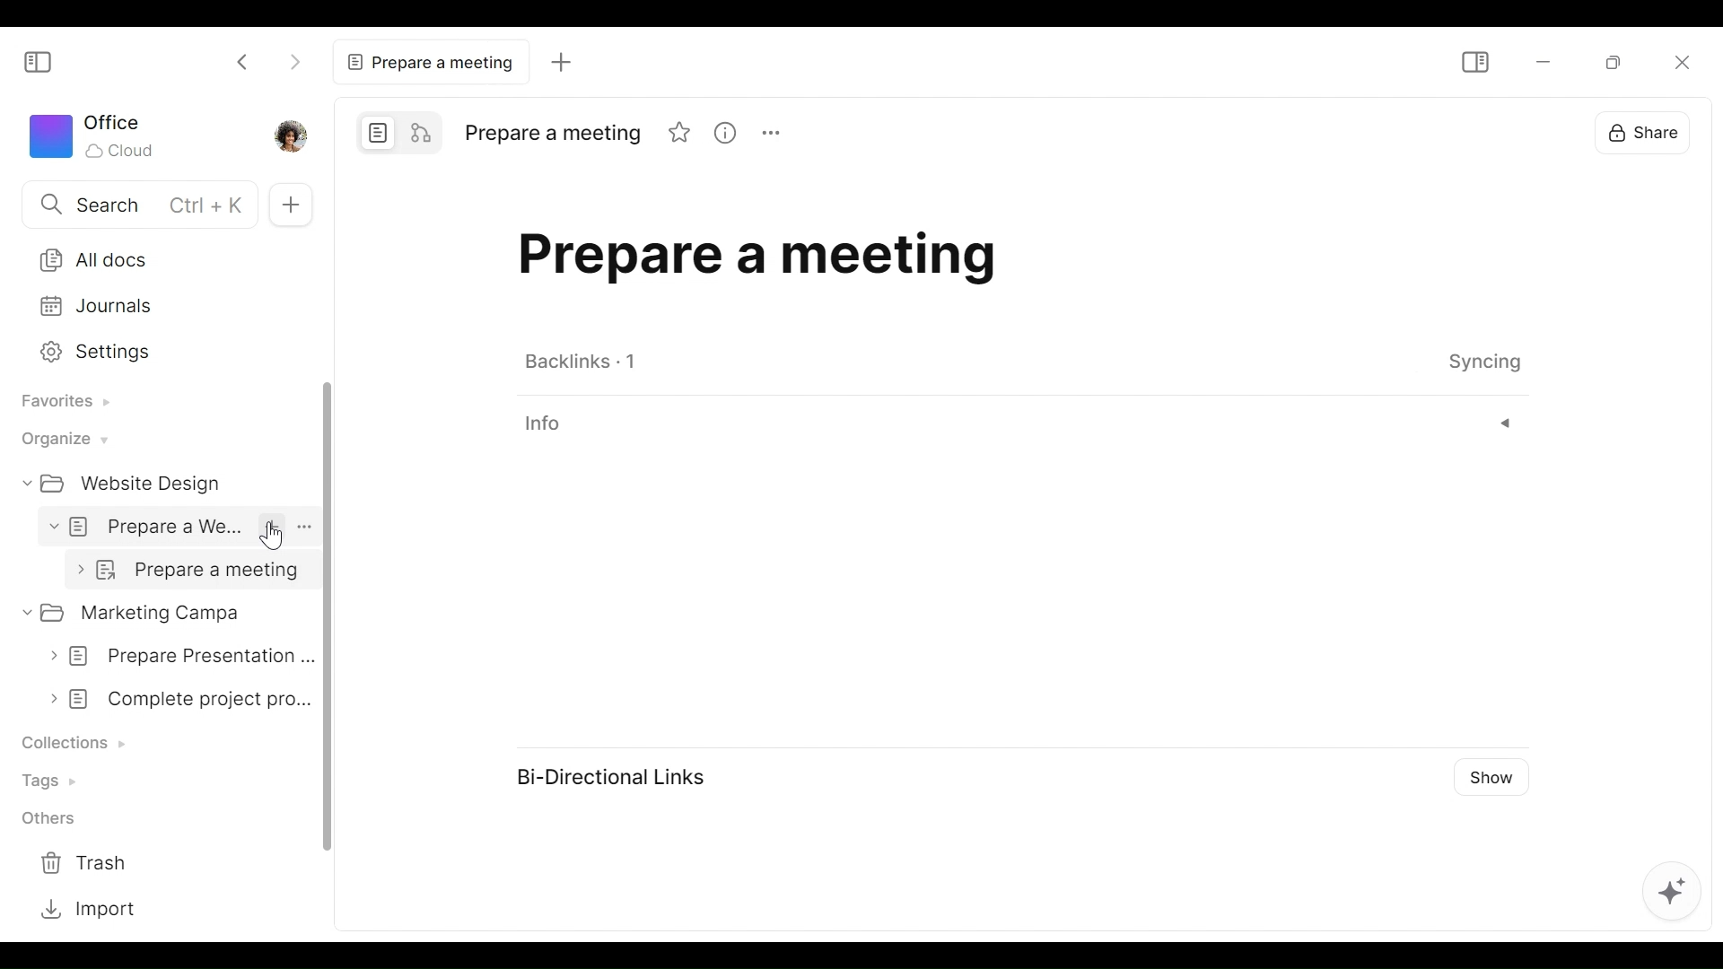 The height and width of the screenshot is (969, 1723). I want to click on Workspace, so click(92, 135).